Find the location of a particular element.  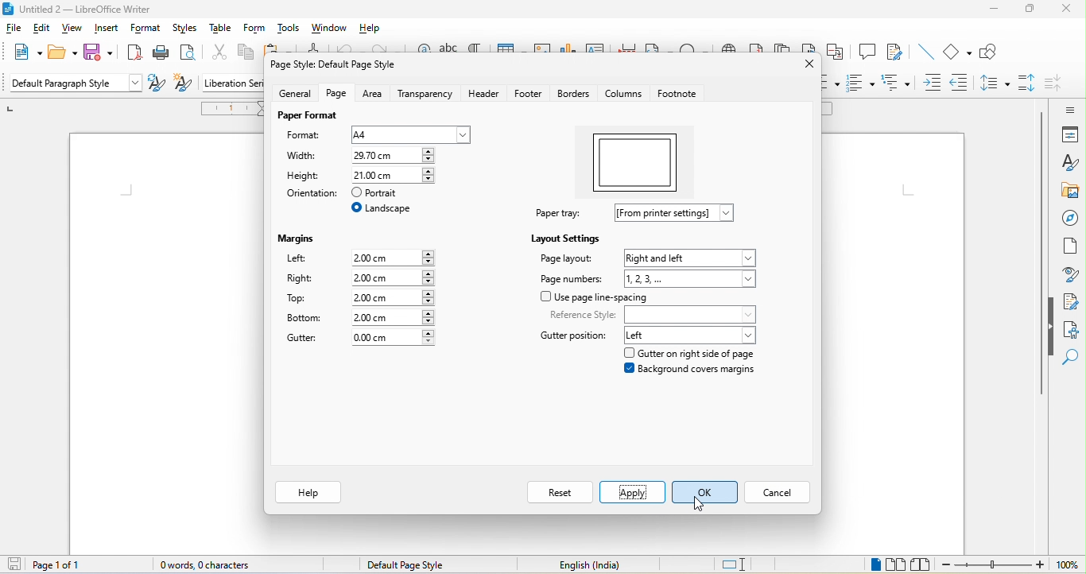

table is located at coordinates (223, 32).